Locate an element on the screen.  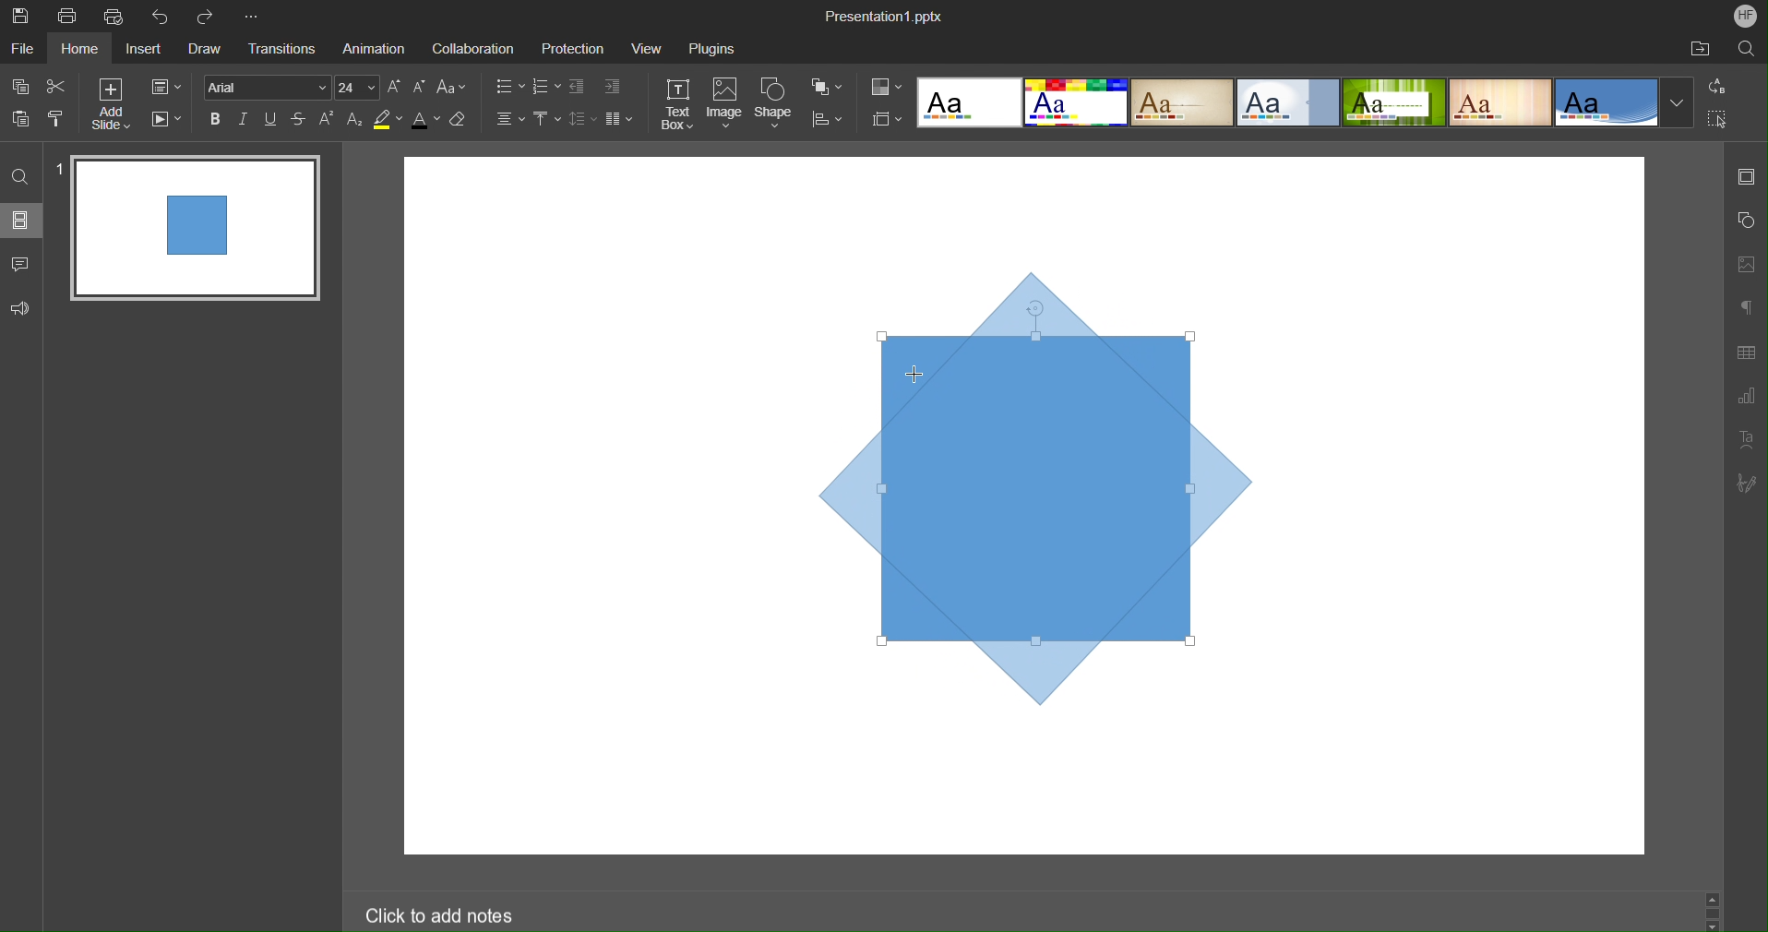
View is located at coordinates (648, 45).